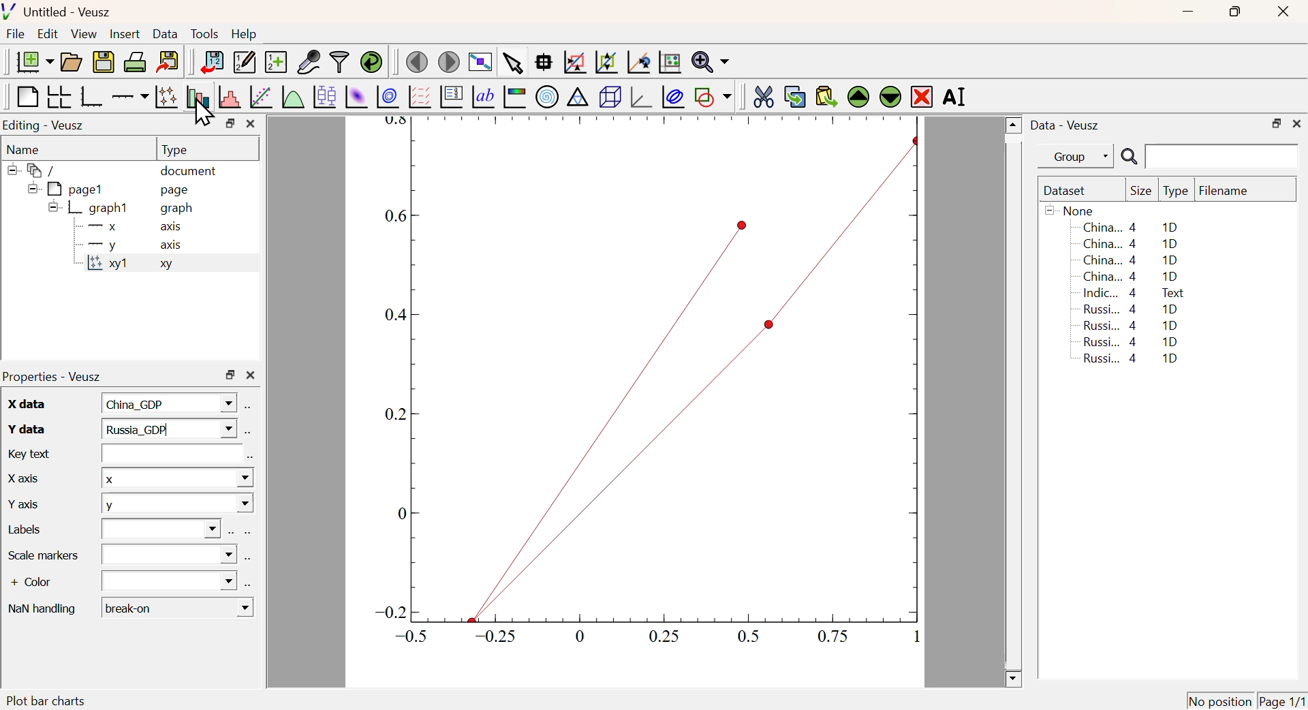 This screenshot has height=710, width=1308. What do you see at coordinates (1233, 12) in the screenshot?
I see `Restore Down` at bounding box center [1233, 12].